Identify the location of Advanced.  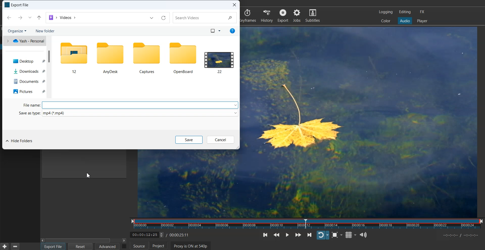
(108, 246).